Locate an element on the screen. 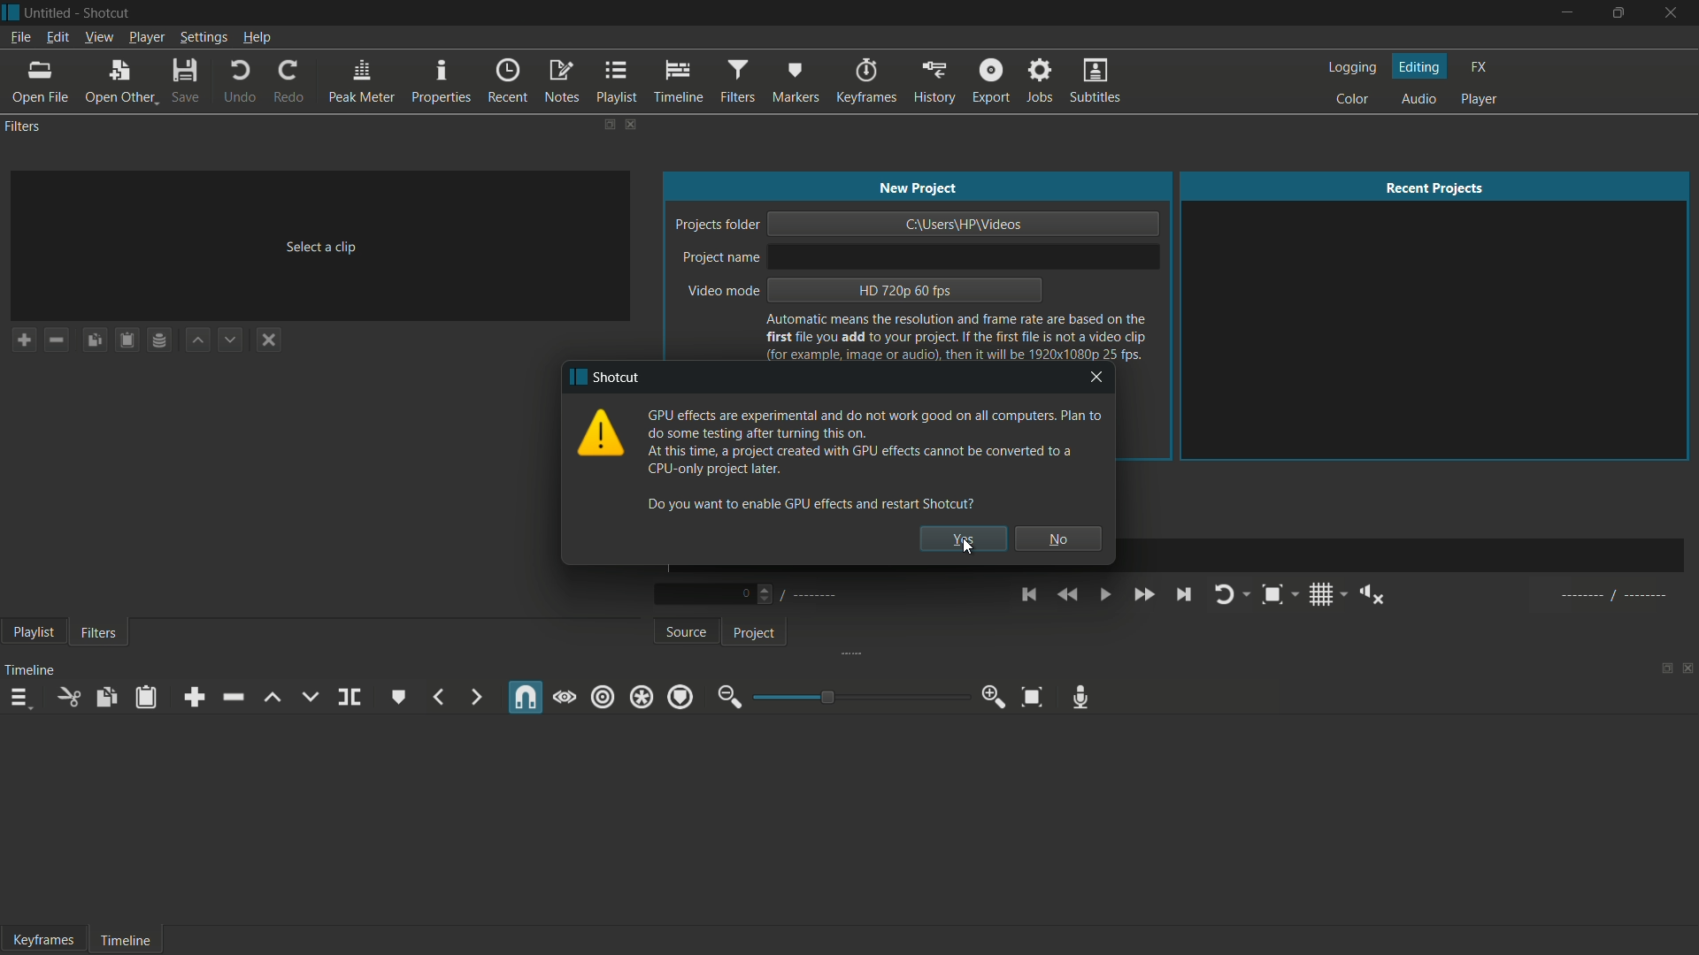 This screenshot has height=955, width=1699. open file is located at coordinates (40, 83).